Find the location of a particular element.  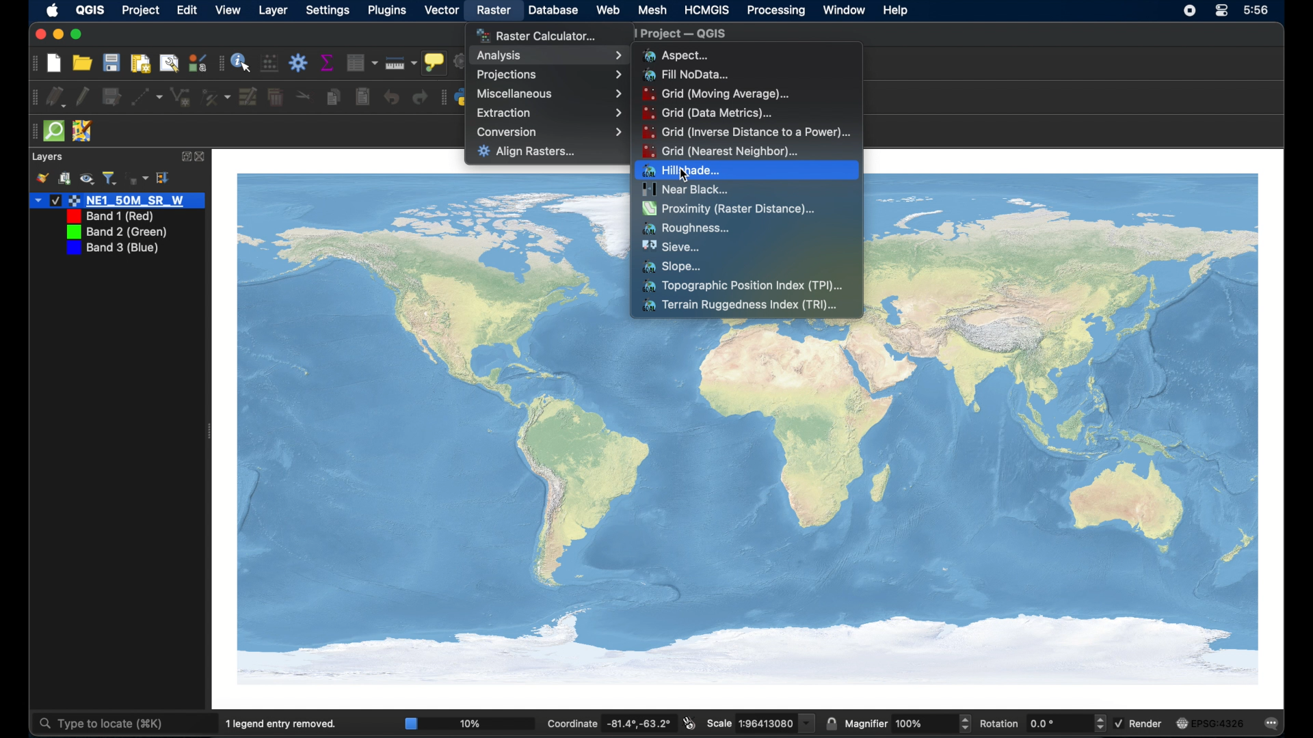

redo is located at coordinates (419, 97).